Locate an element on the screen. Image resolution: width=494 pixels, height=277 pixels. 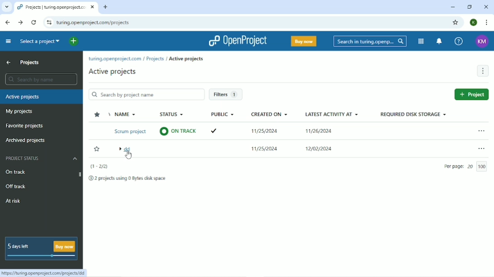
Latest activity at is located at coordinates (331, 114).